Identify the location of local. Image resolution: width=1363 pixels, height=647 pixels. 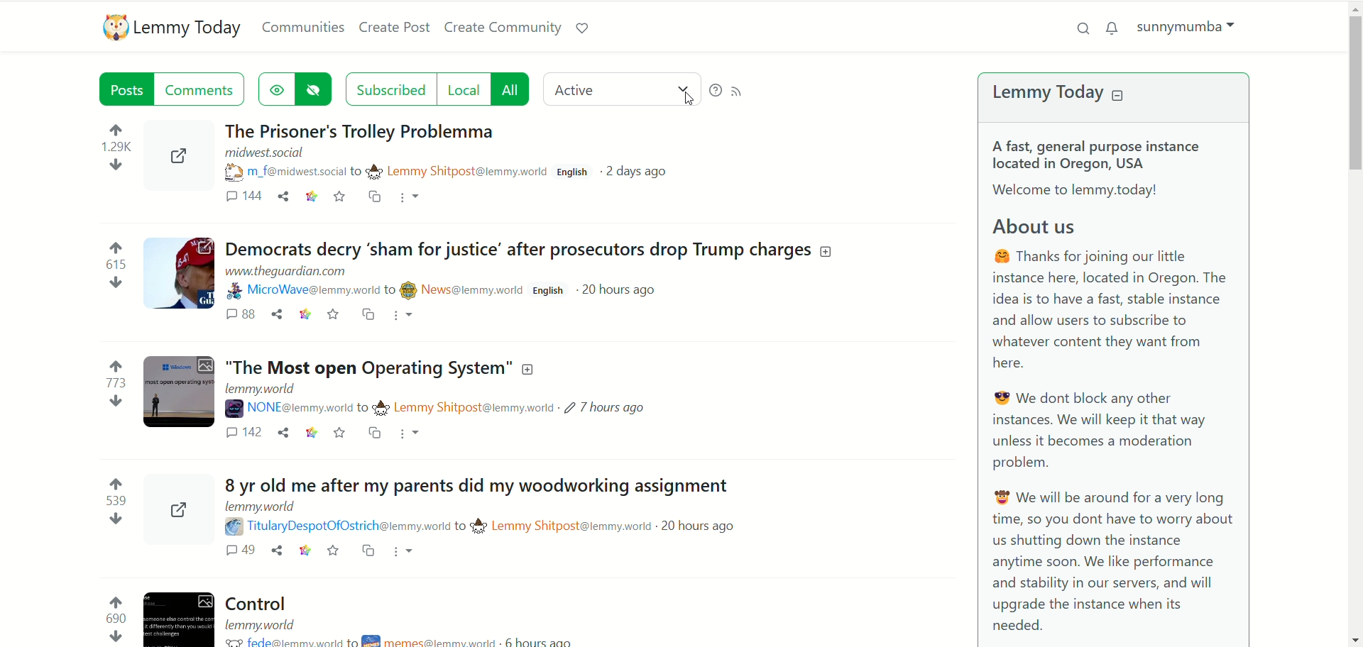
(461, 89).